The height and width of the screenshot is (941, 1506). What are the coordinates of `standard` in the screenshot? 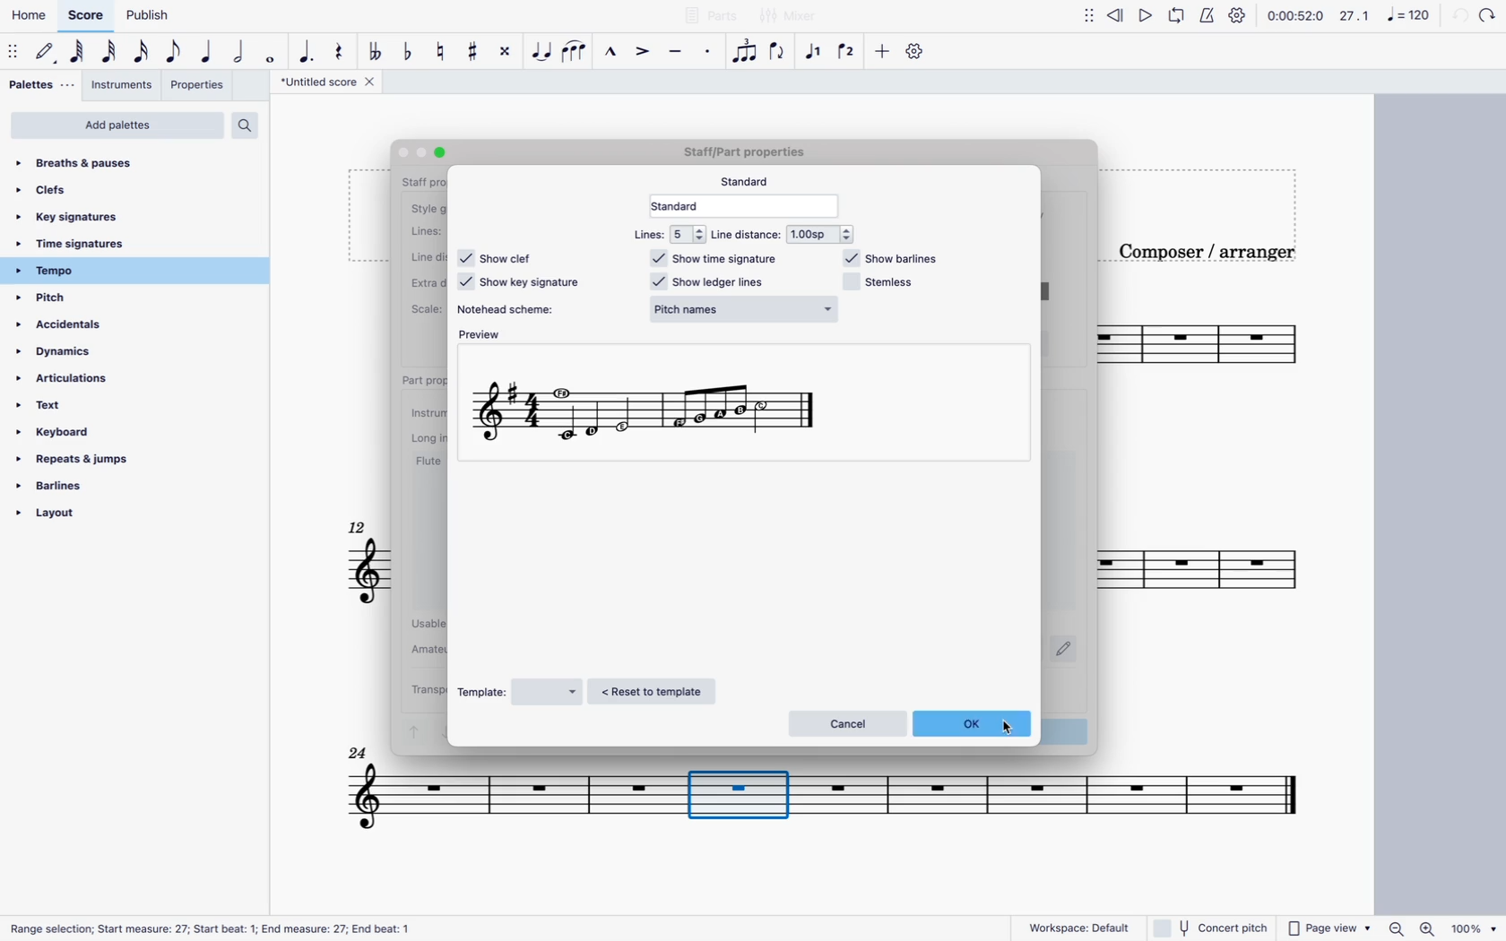 It's located at (750, 206).